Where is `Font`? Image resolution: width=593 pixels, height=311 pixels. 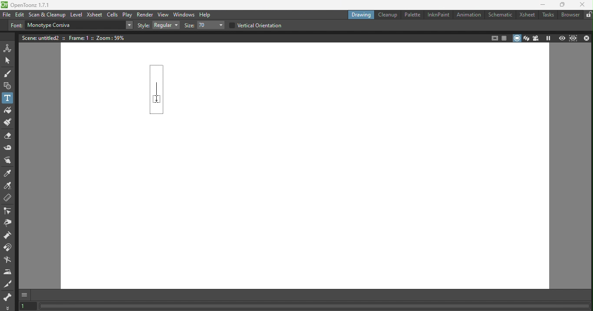 Font is located at coordinates (15, 25).